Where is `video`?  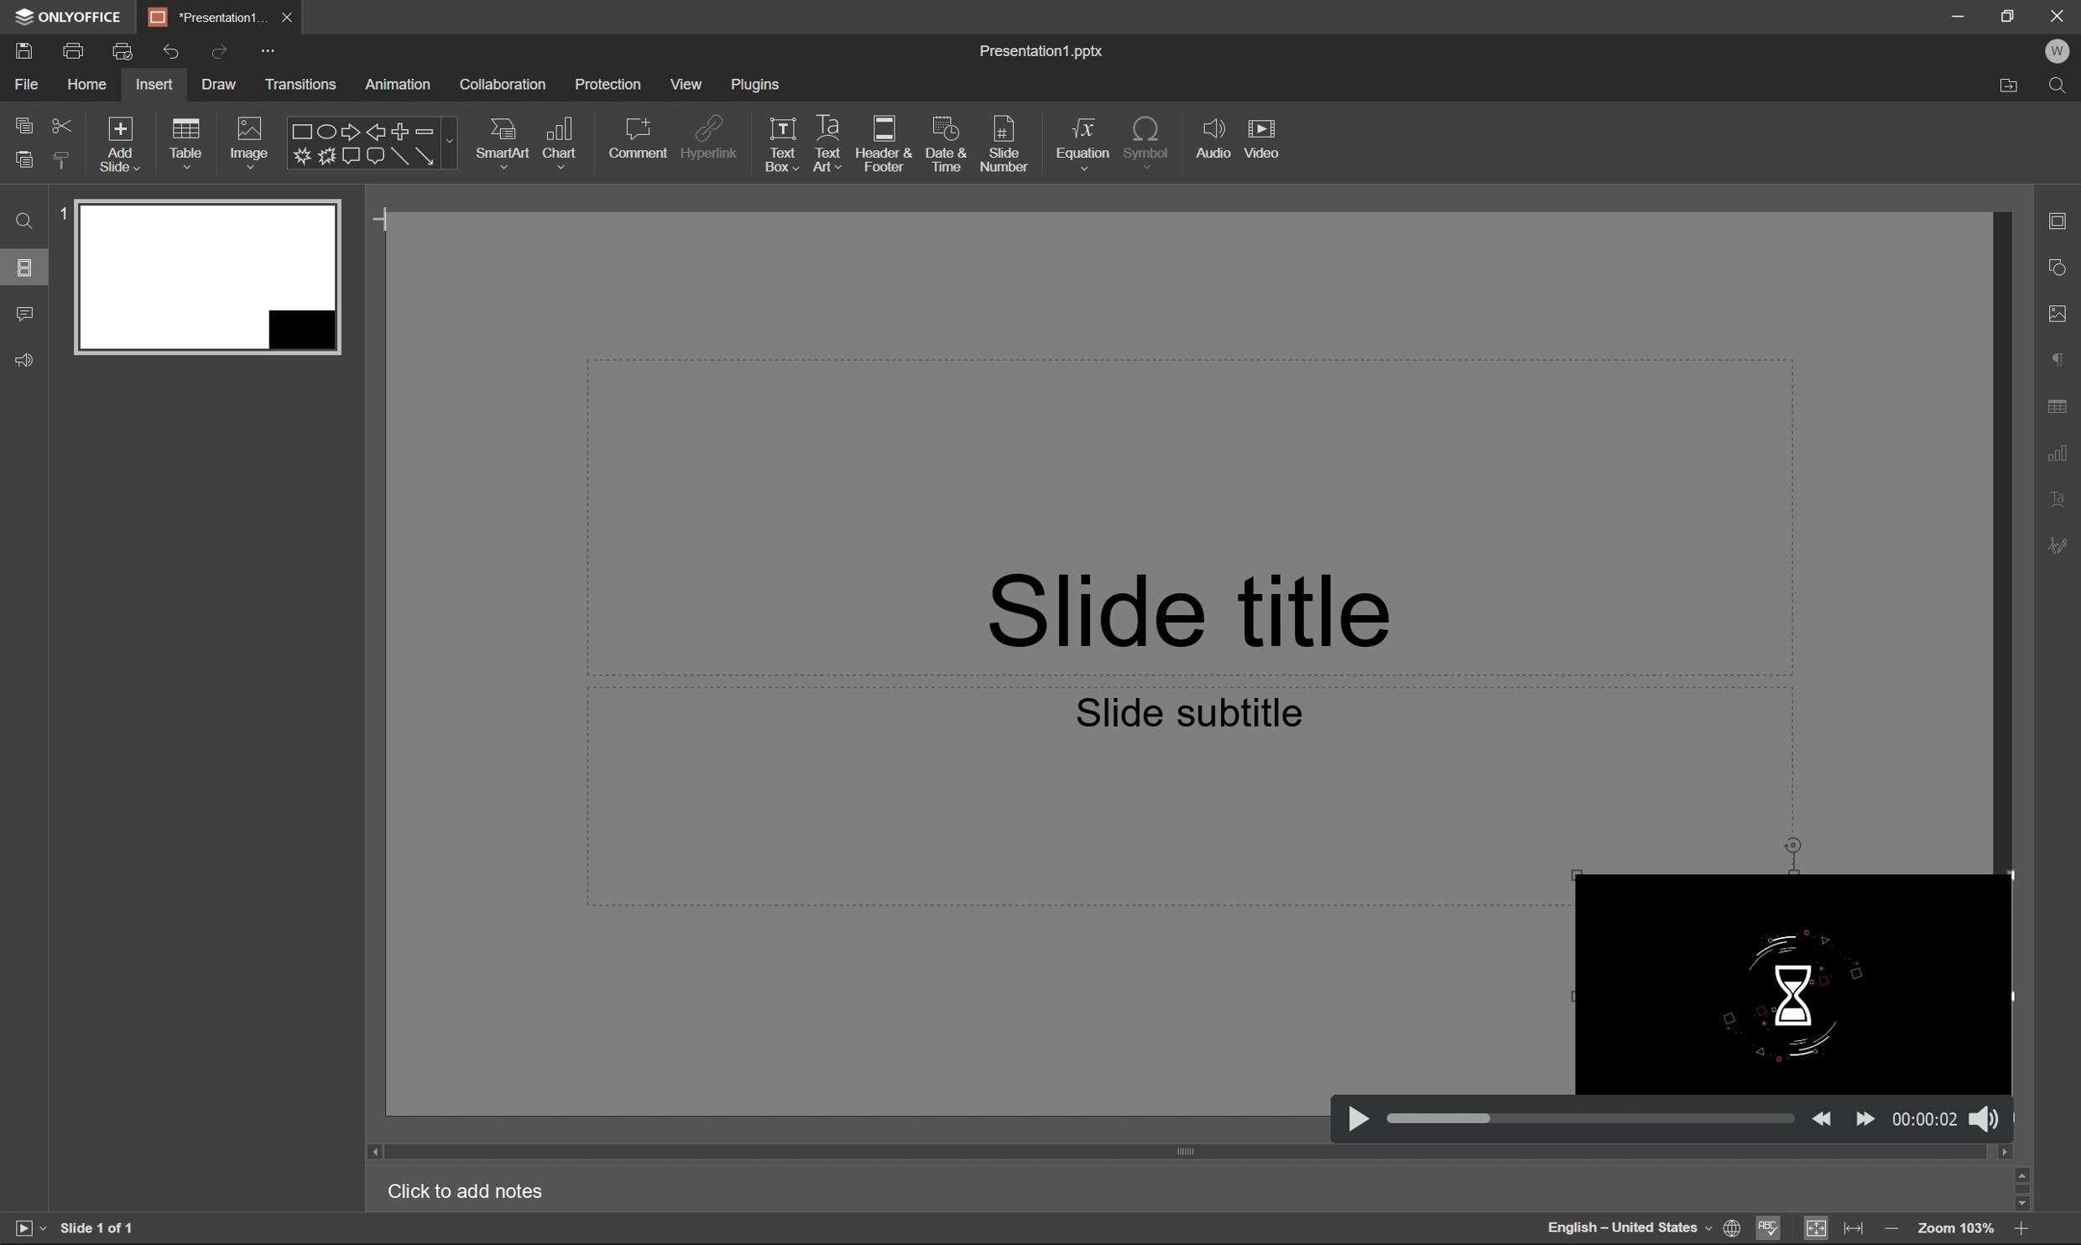
video is located at coordinates (1788, 985).